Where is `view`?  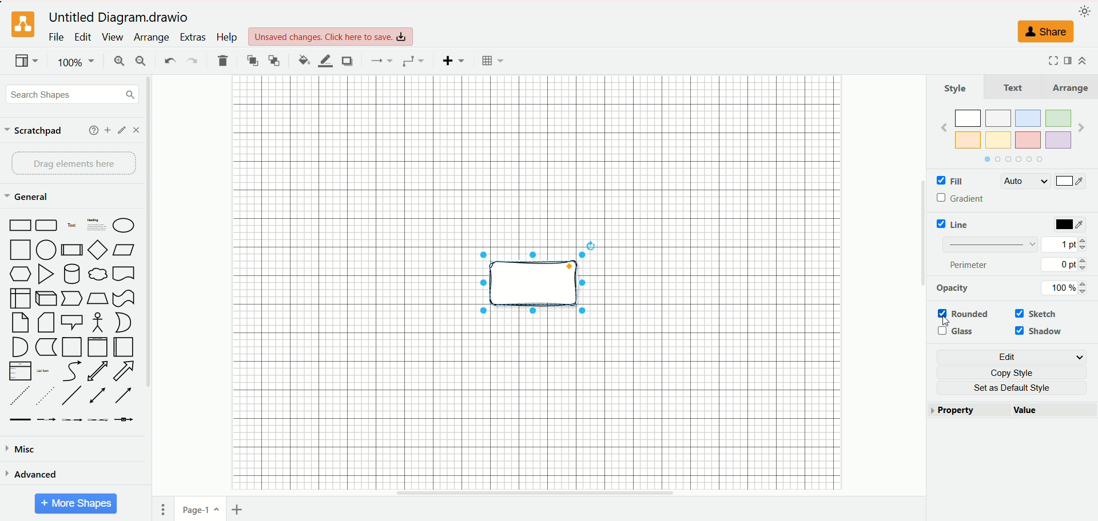
view is located at coordinates (27, 62).